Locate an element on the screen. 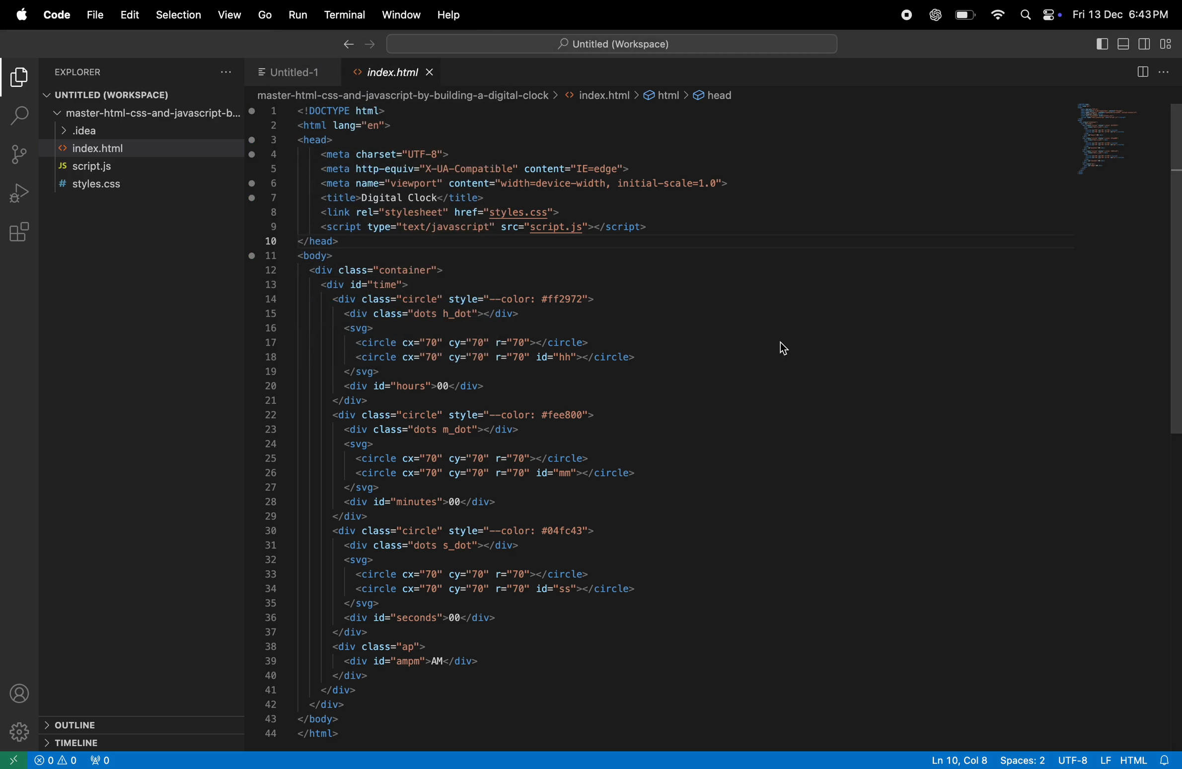 The height and width of the screenshot is (769, 1182). untitled work space is located at coordinates (107, 95).